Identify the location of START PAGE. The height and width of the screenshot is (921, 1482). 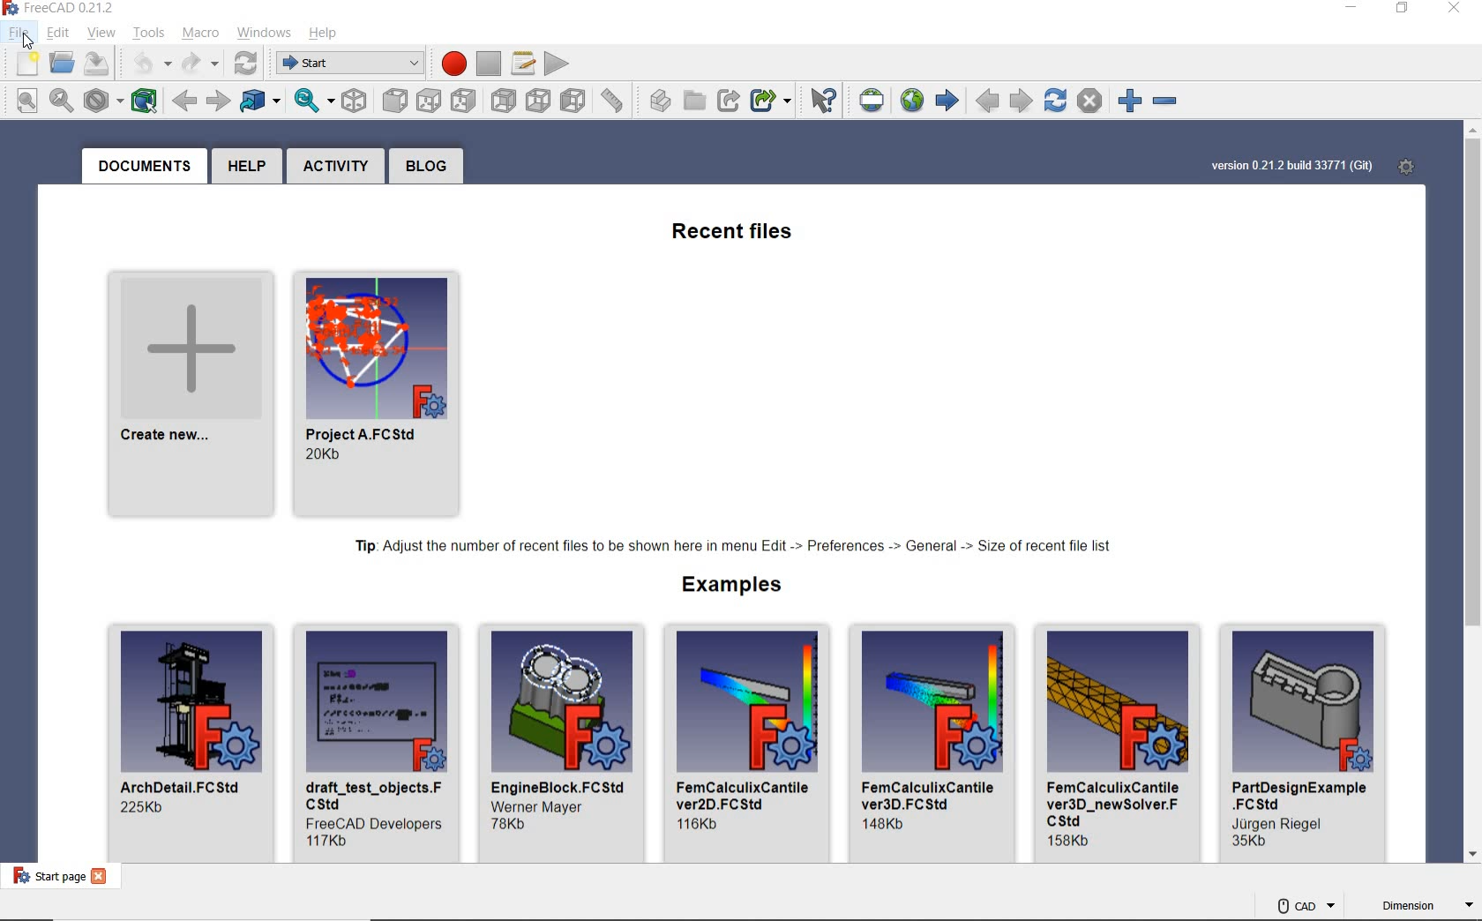
(947, 101).